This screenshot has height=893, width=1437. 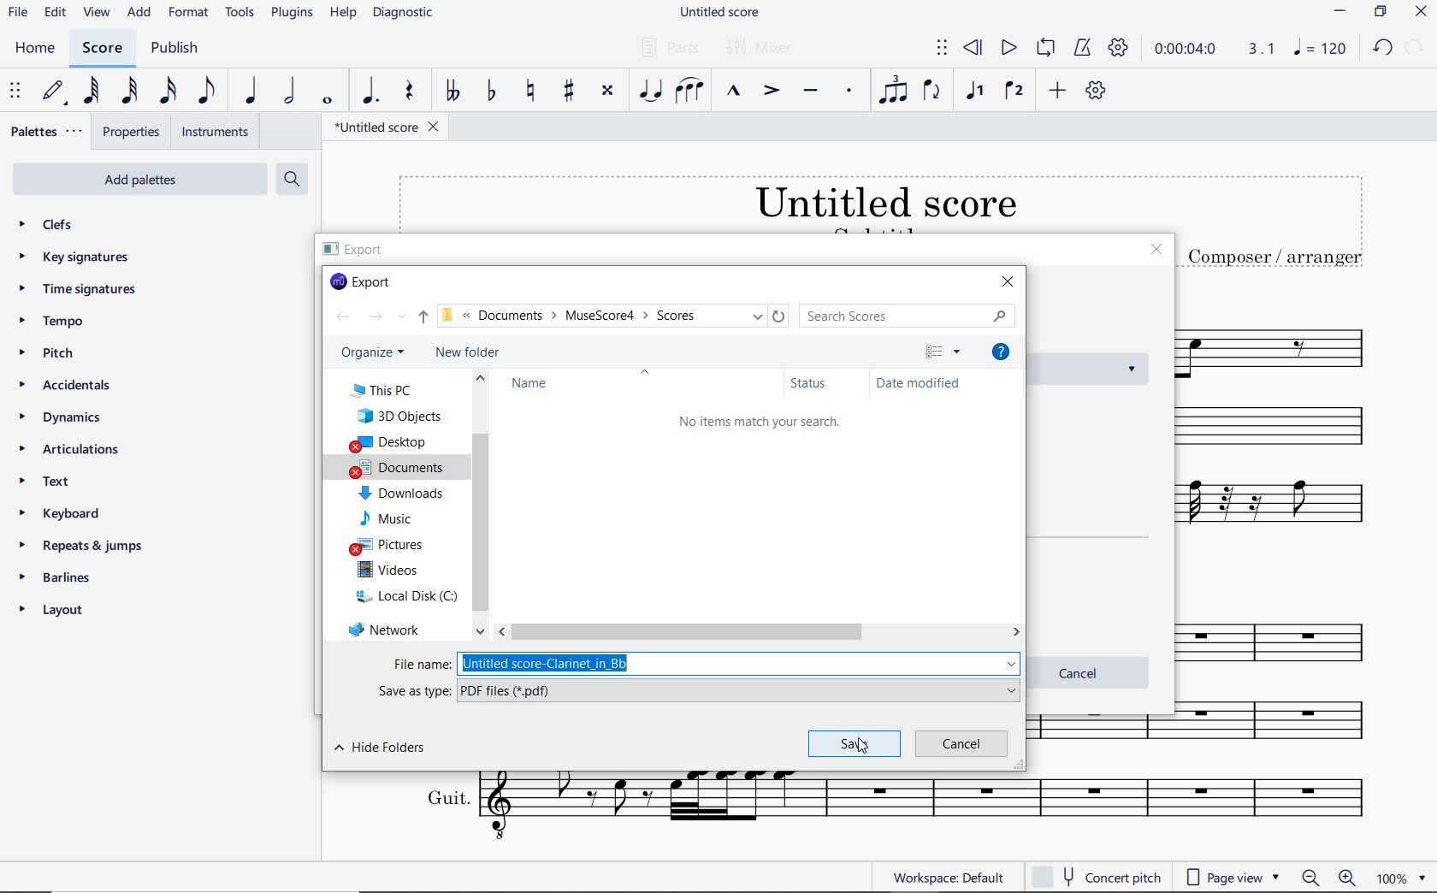 I want to click on documents, so click(x=404, y=468).